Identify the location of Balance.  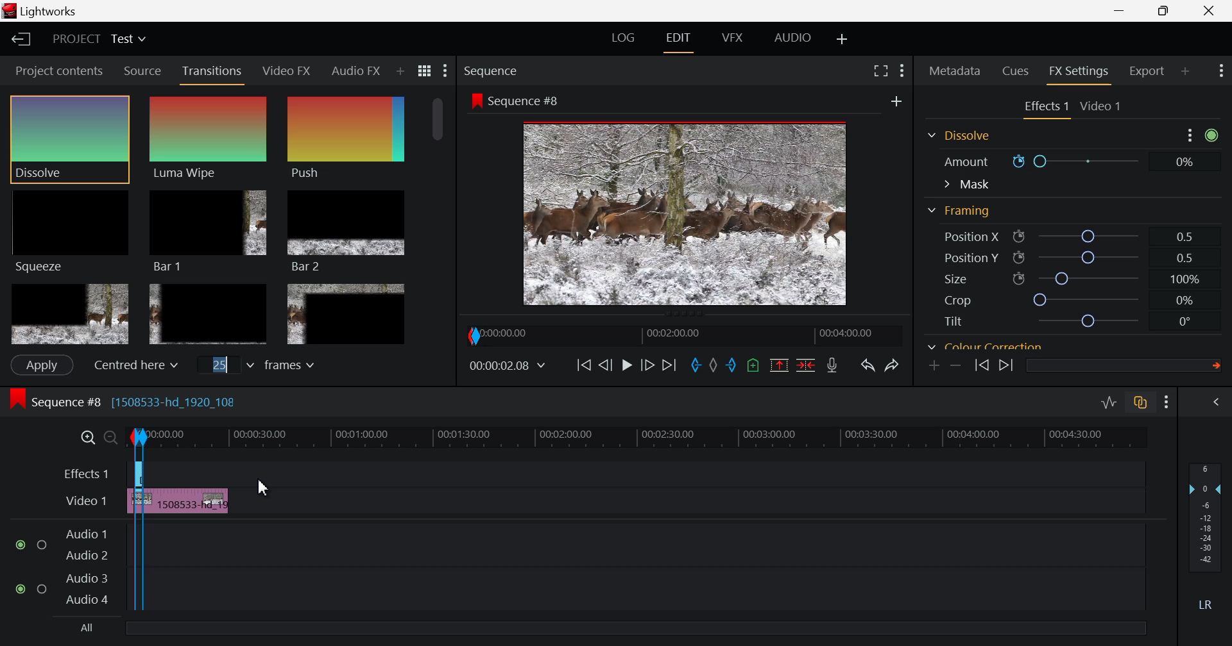
(966, 299).